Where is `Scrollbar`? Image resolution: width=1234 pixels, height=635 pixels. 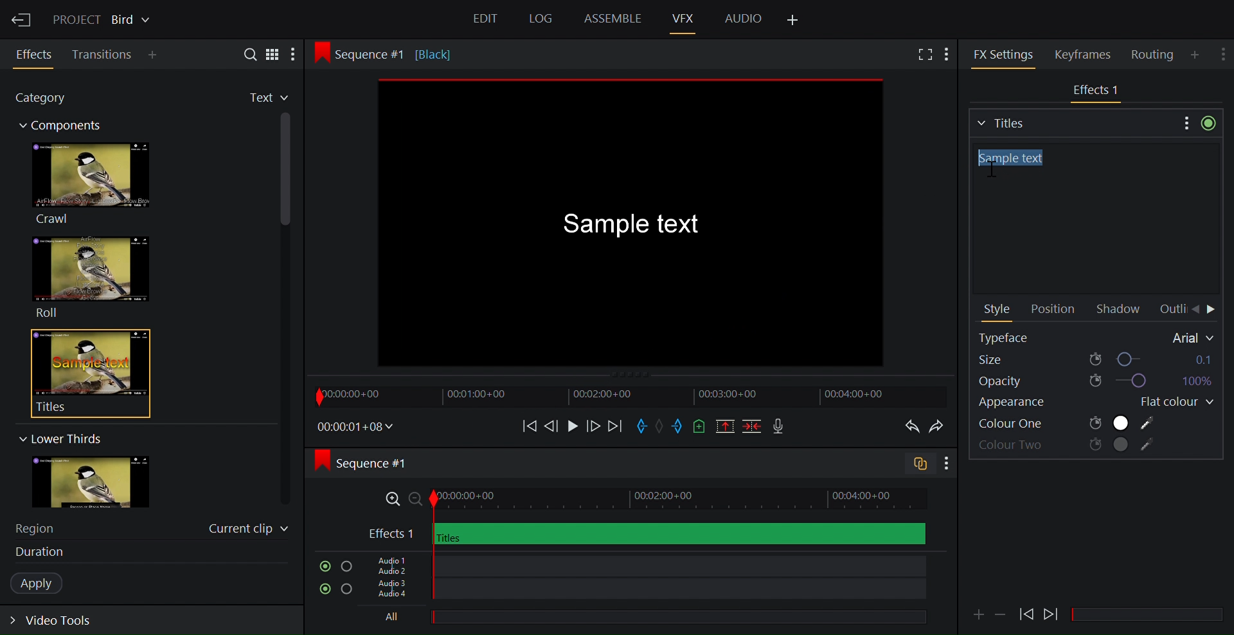
Scrollbar is located at coordinates (1152, 615).